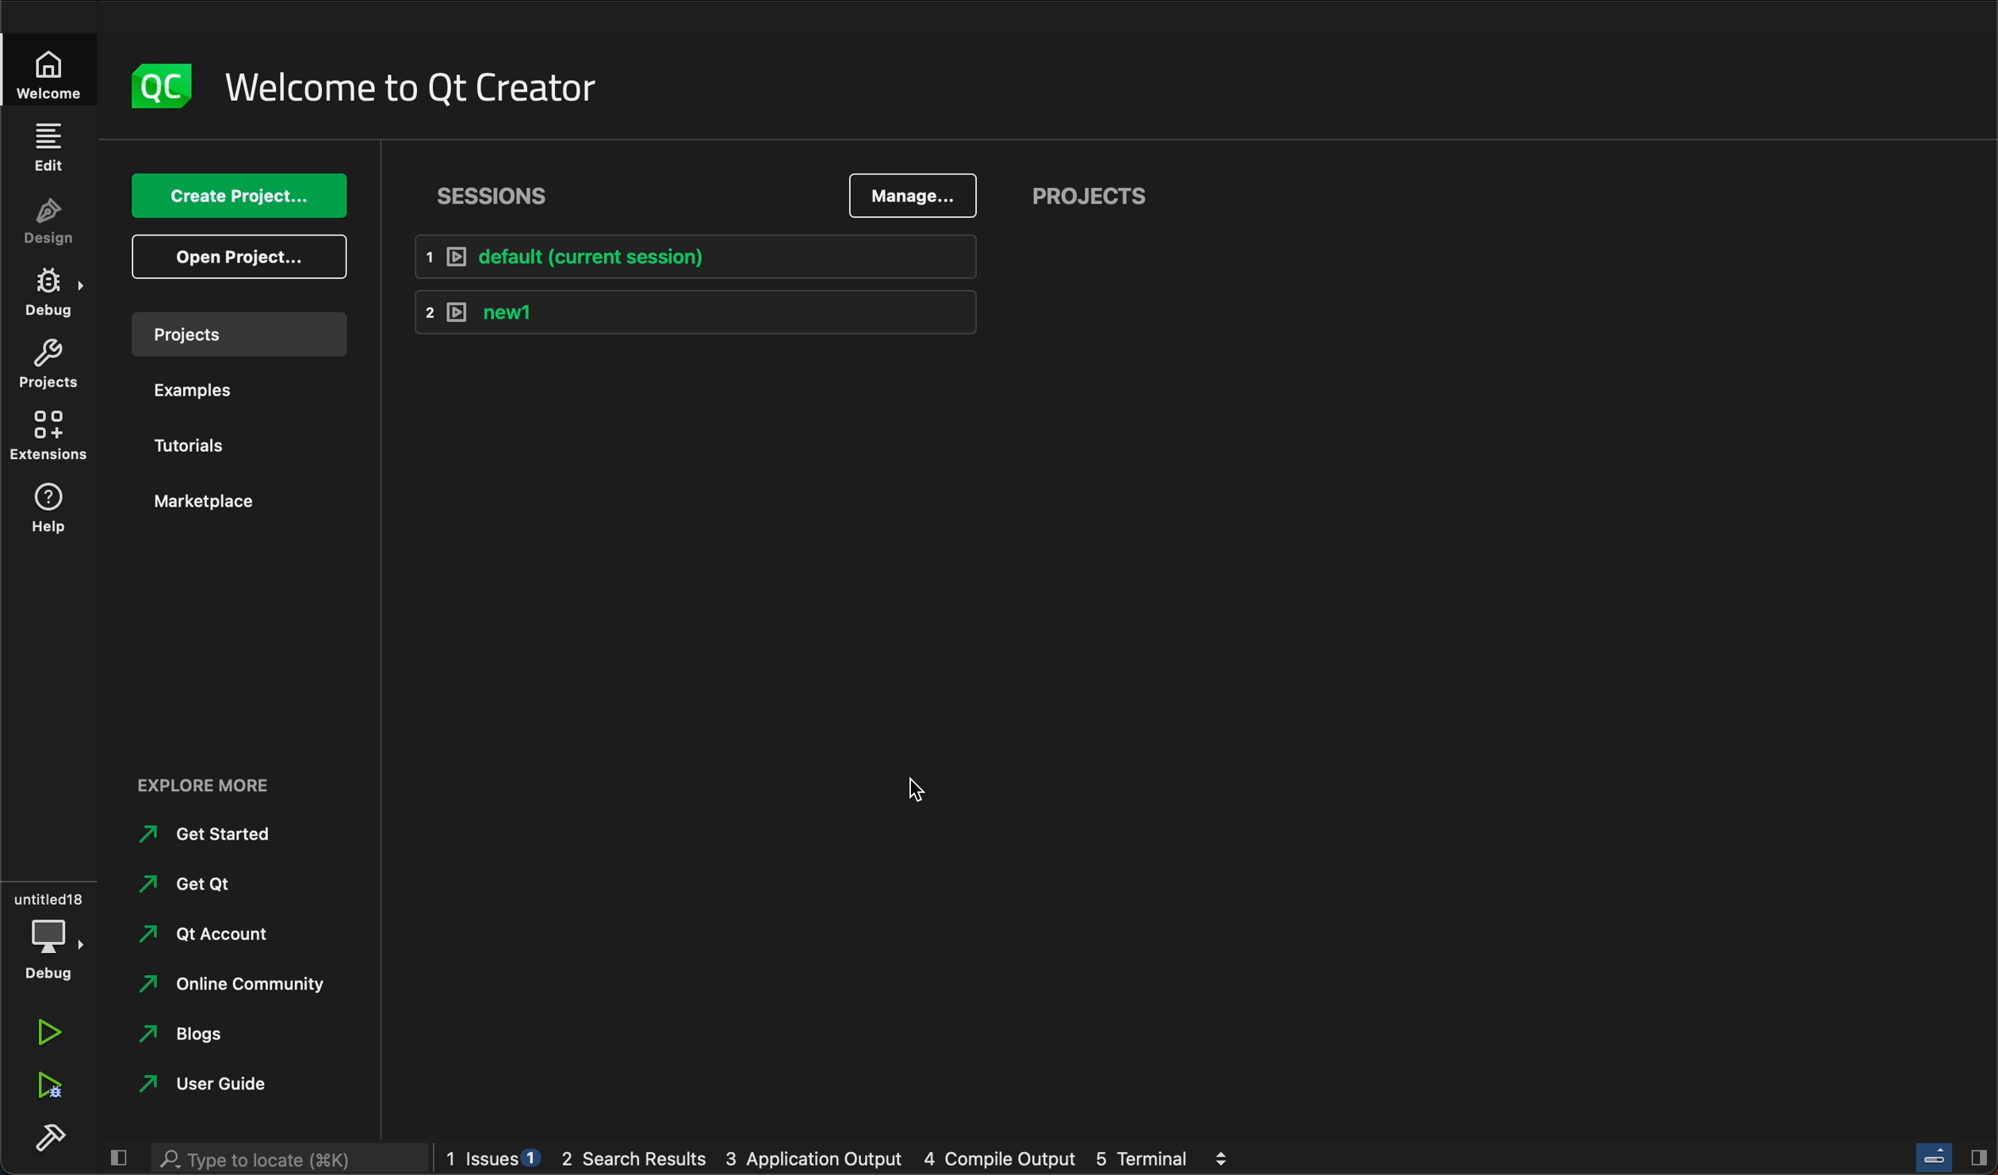 The height and width of the screenshot is (1175, 1998). I want to click on tutorials, so click(216, 444).